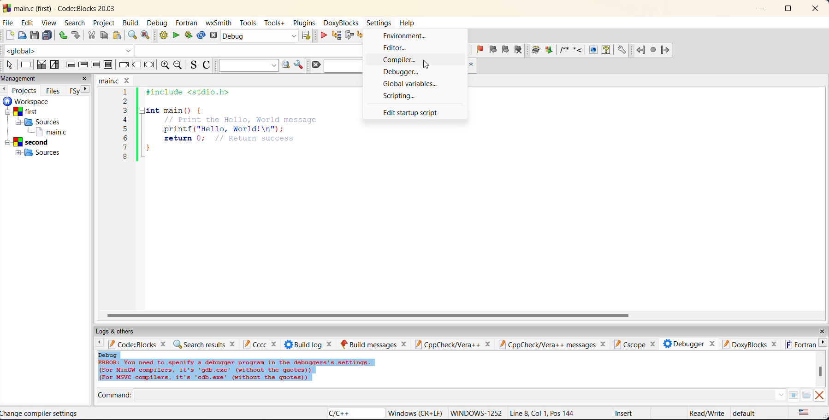 The width and height of the screenshot is (829, 420). What do you see at coordinates (348, 35) in the screenshot?
I see `next line` at bounding box center [348, 35].